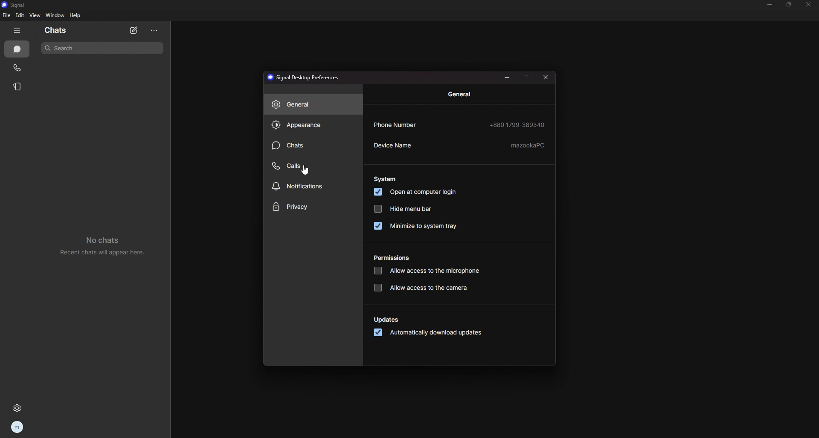 This screenshot has height=438, width=819. Describe the element at coordinates (395, 258) in the screenshot. I see `permissions` at that location.